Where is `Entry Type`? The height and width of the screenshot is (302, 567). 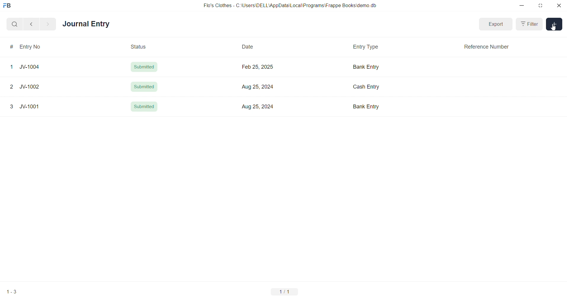 Entry Type is located at coordinates (367, 47).